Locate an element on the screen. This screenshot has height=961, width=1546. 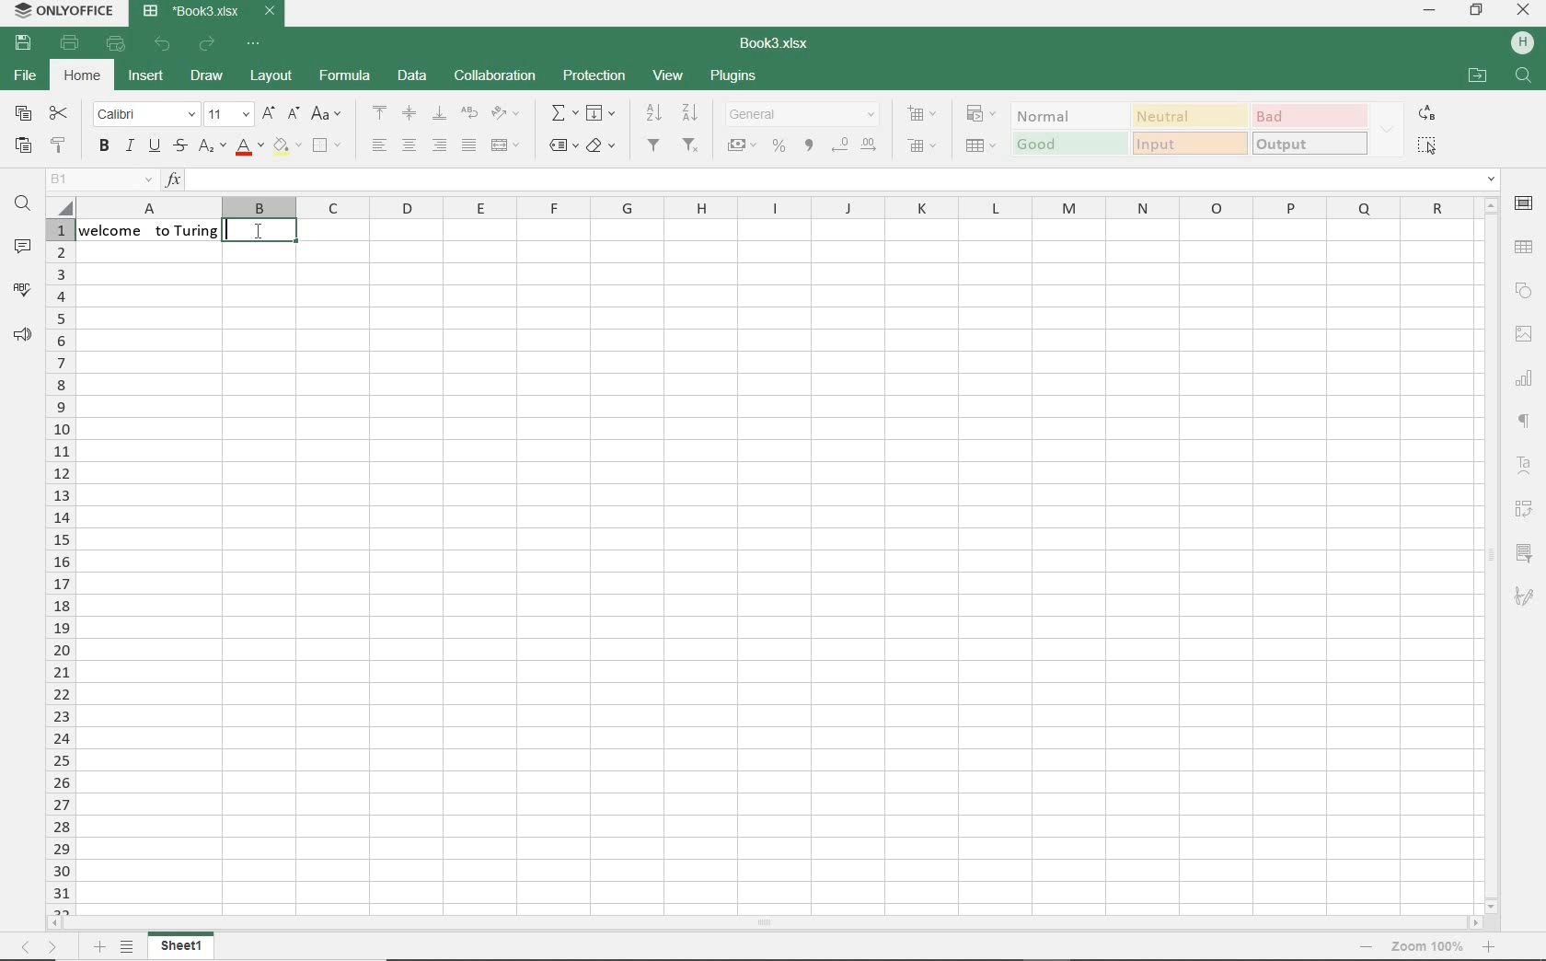
conditional formatting is located at coordinates (980, 113).